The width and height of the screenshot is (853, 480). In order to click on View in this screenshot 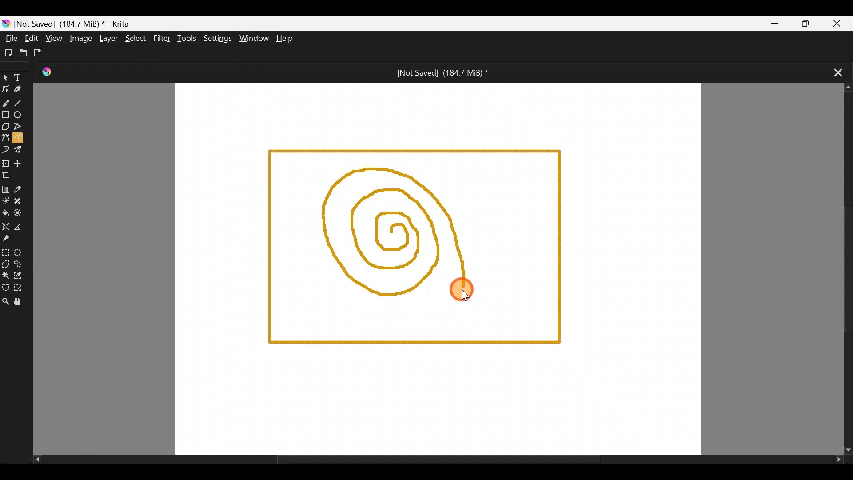, I will do `click(54, 38)`.